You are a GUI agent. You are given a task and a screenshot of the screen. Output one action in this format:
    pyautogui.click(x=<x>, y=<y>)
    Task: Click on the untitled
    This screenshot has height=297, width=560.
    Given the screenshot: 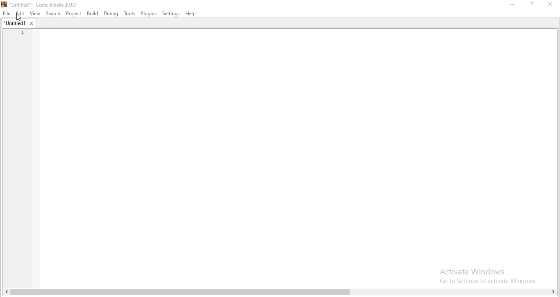 What is the action you would take?
    pyautogui.click(x=18, y=23)
    